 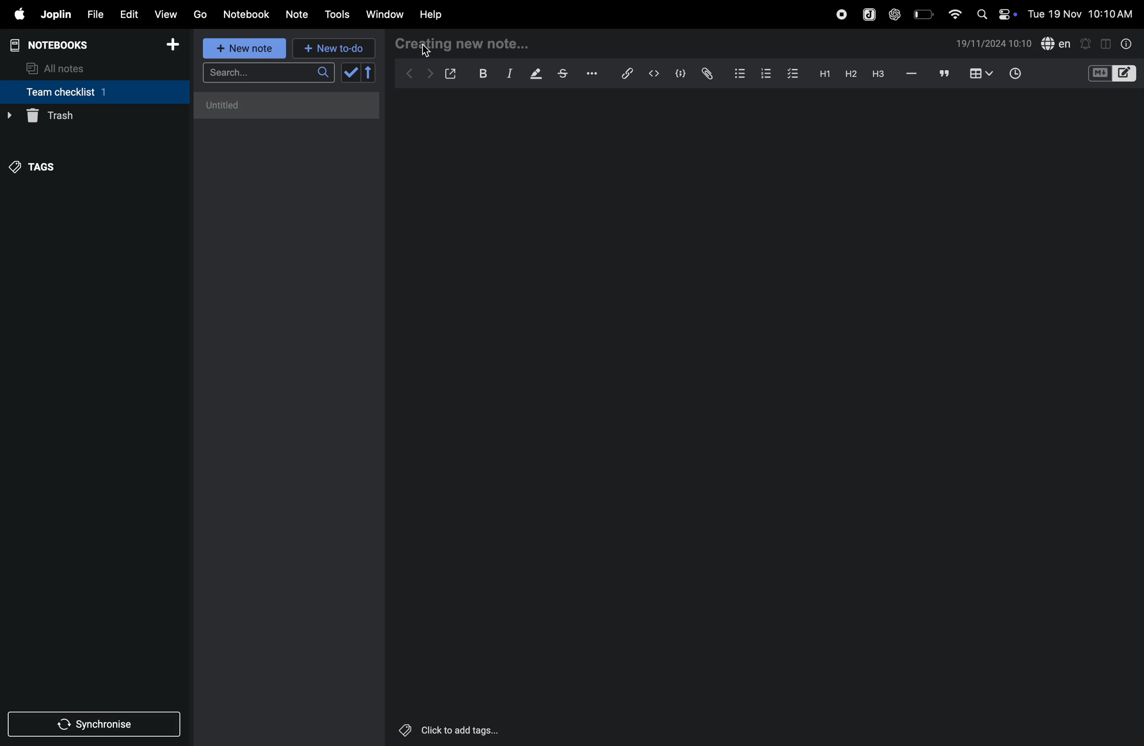 I want to click on on/off, so click(x=1008, y=12).